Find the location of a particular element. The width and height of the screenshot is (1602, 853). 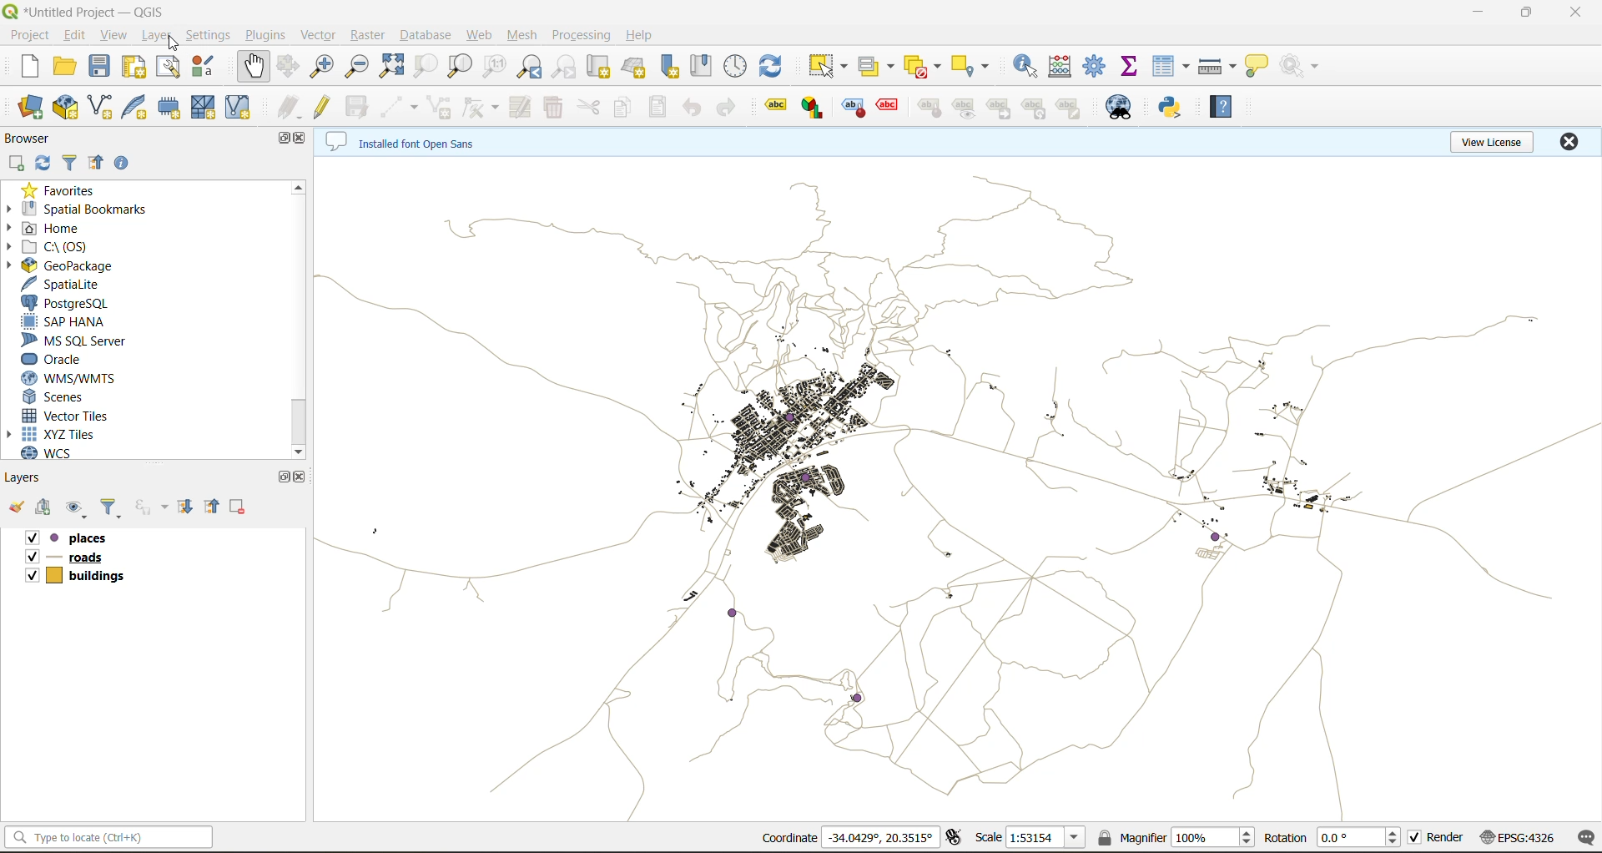

delete is located at coordinates (557, 107).